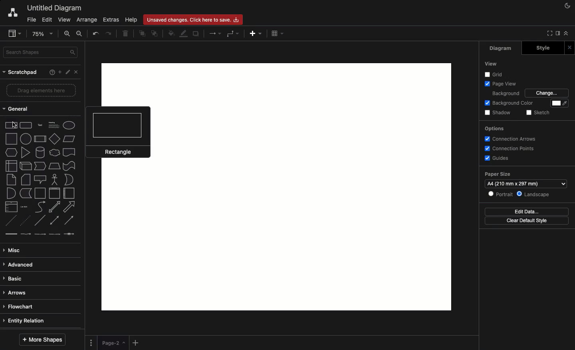  Describe the element at coordinates (54, 139) in the screenshot. I see `diamond` at that location.